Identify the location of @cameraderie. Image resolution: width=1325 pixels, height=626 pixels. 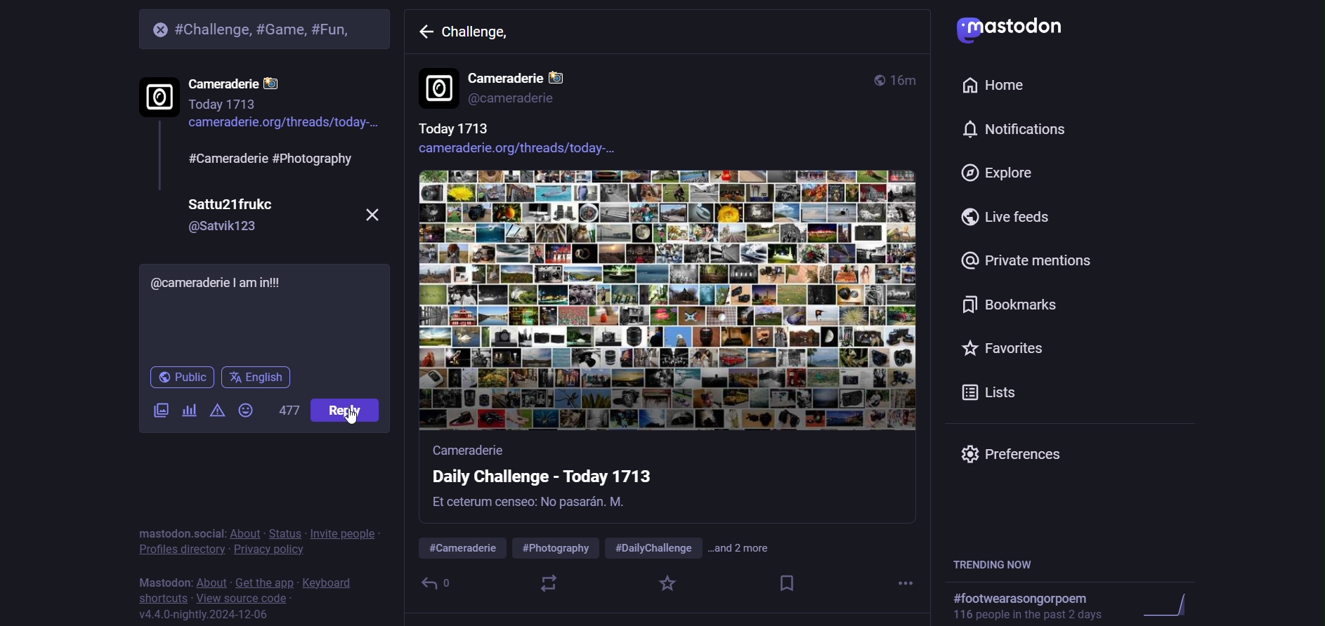
(514, 102).